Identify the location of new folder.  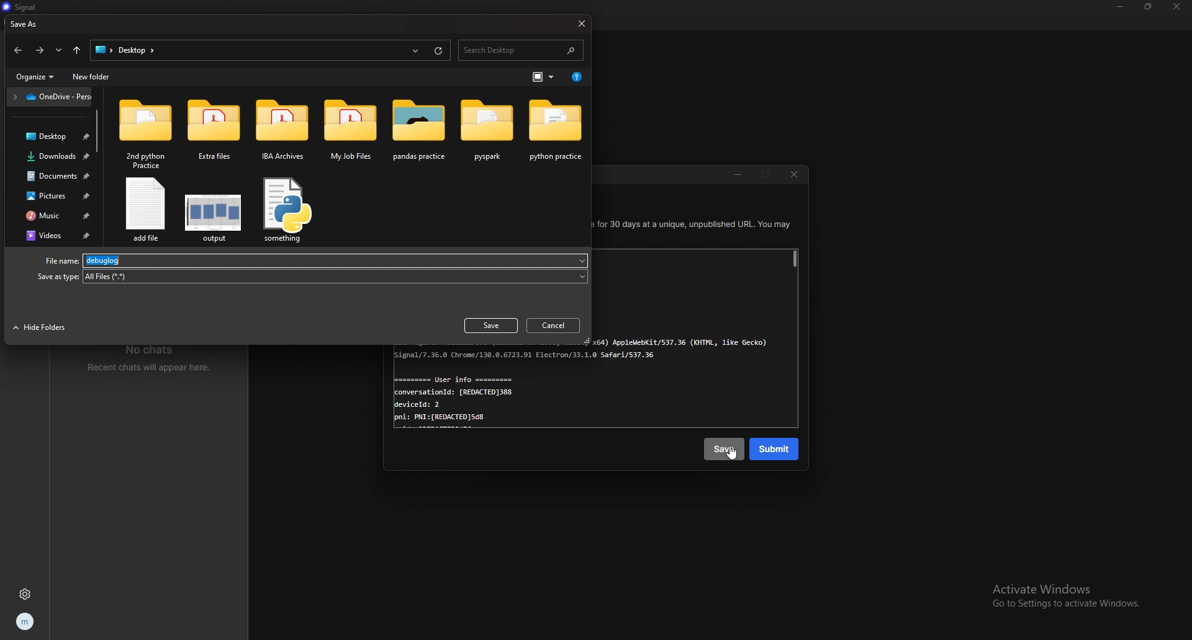
(93, 77).